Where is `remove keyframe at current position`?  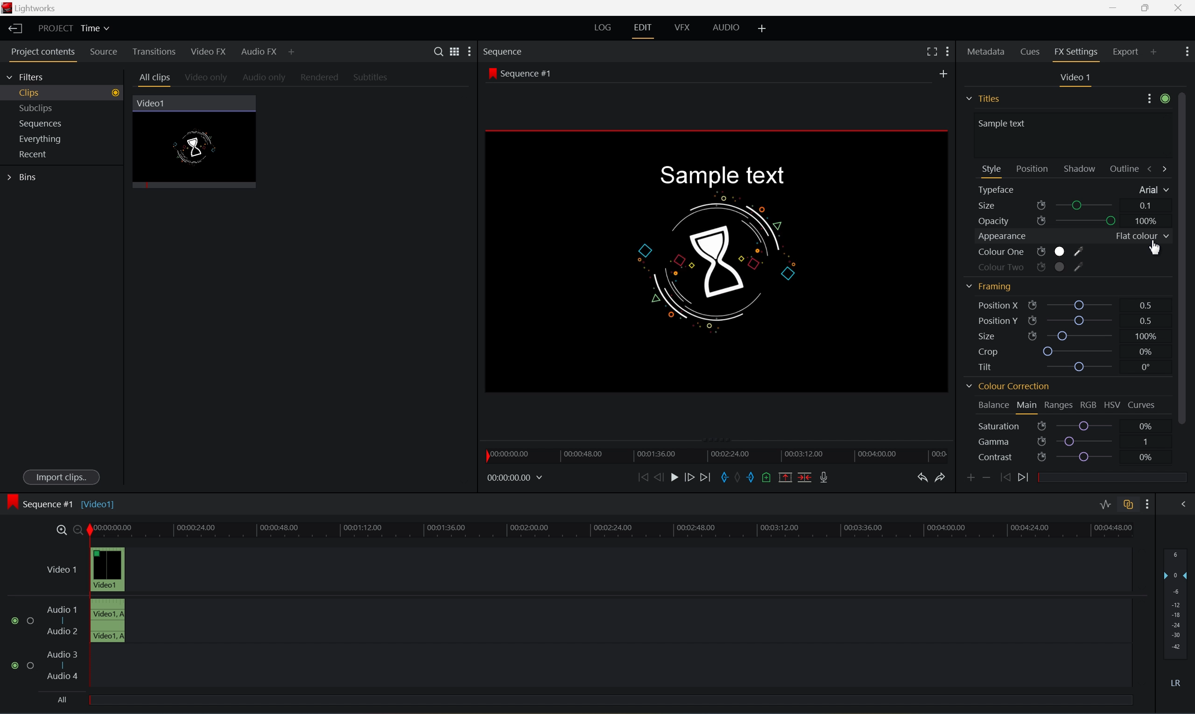 remove keyframe at current position is located at coordinates (986, 476).